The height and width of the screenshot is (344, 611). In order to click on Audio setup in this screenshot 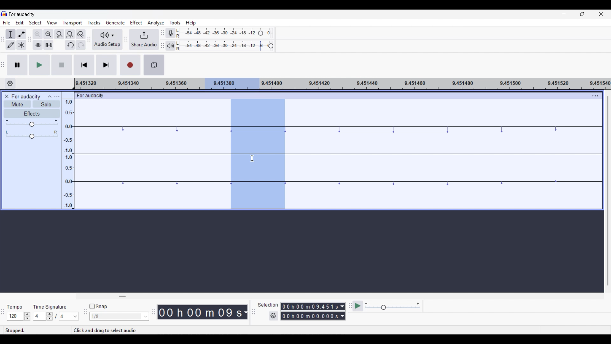, I will do `click(108, 39)`.